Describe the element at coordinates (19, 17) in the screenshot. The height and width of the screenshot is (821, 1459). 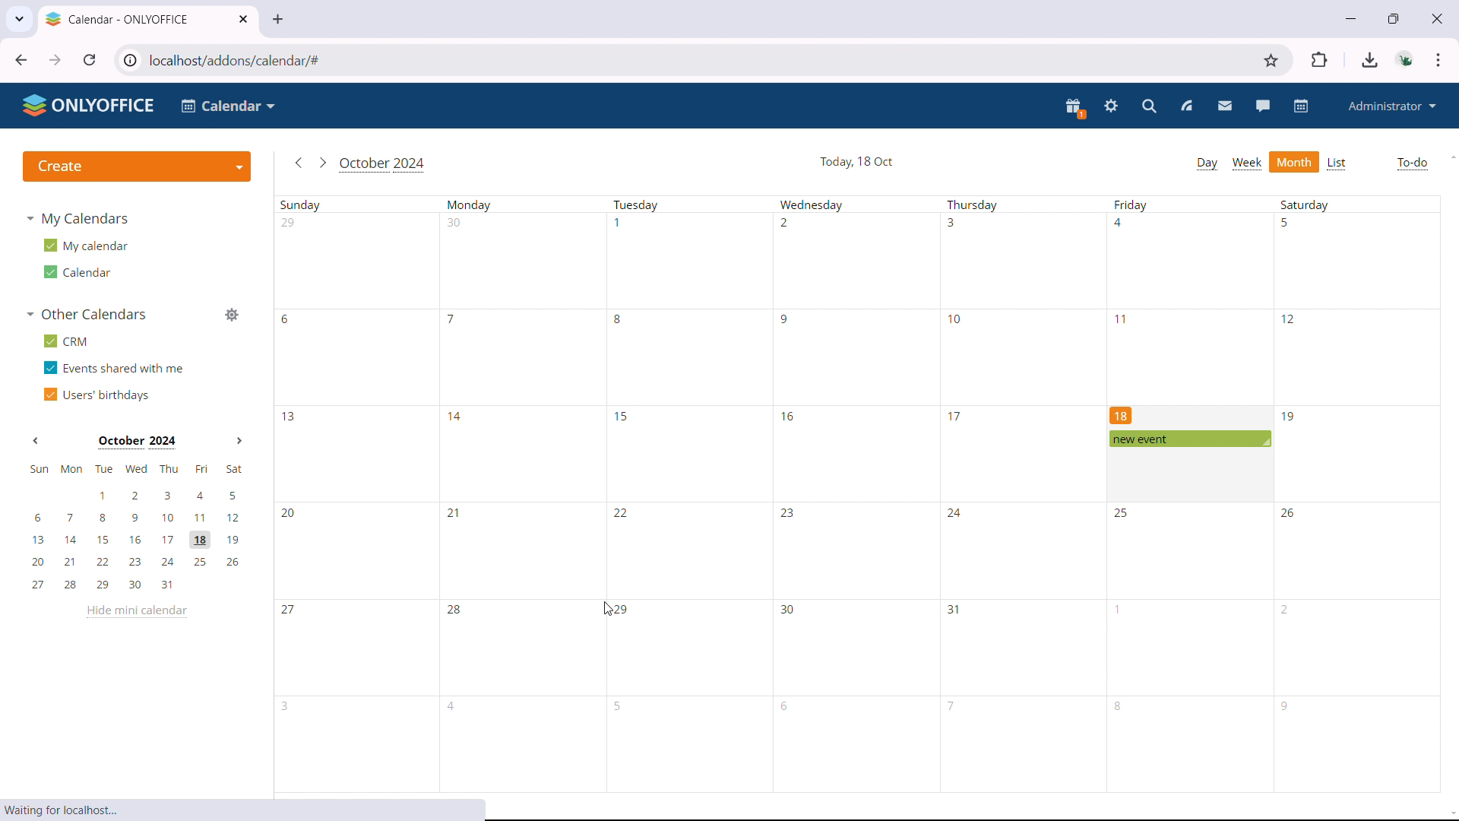
I see `search tabs` at that location.